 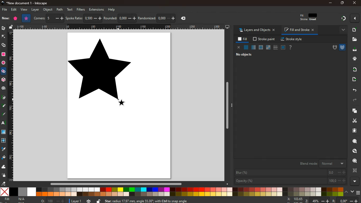 I want to click on unlock, so click(x=98, y=201).